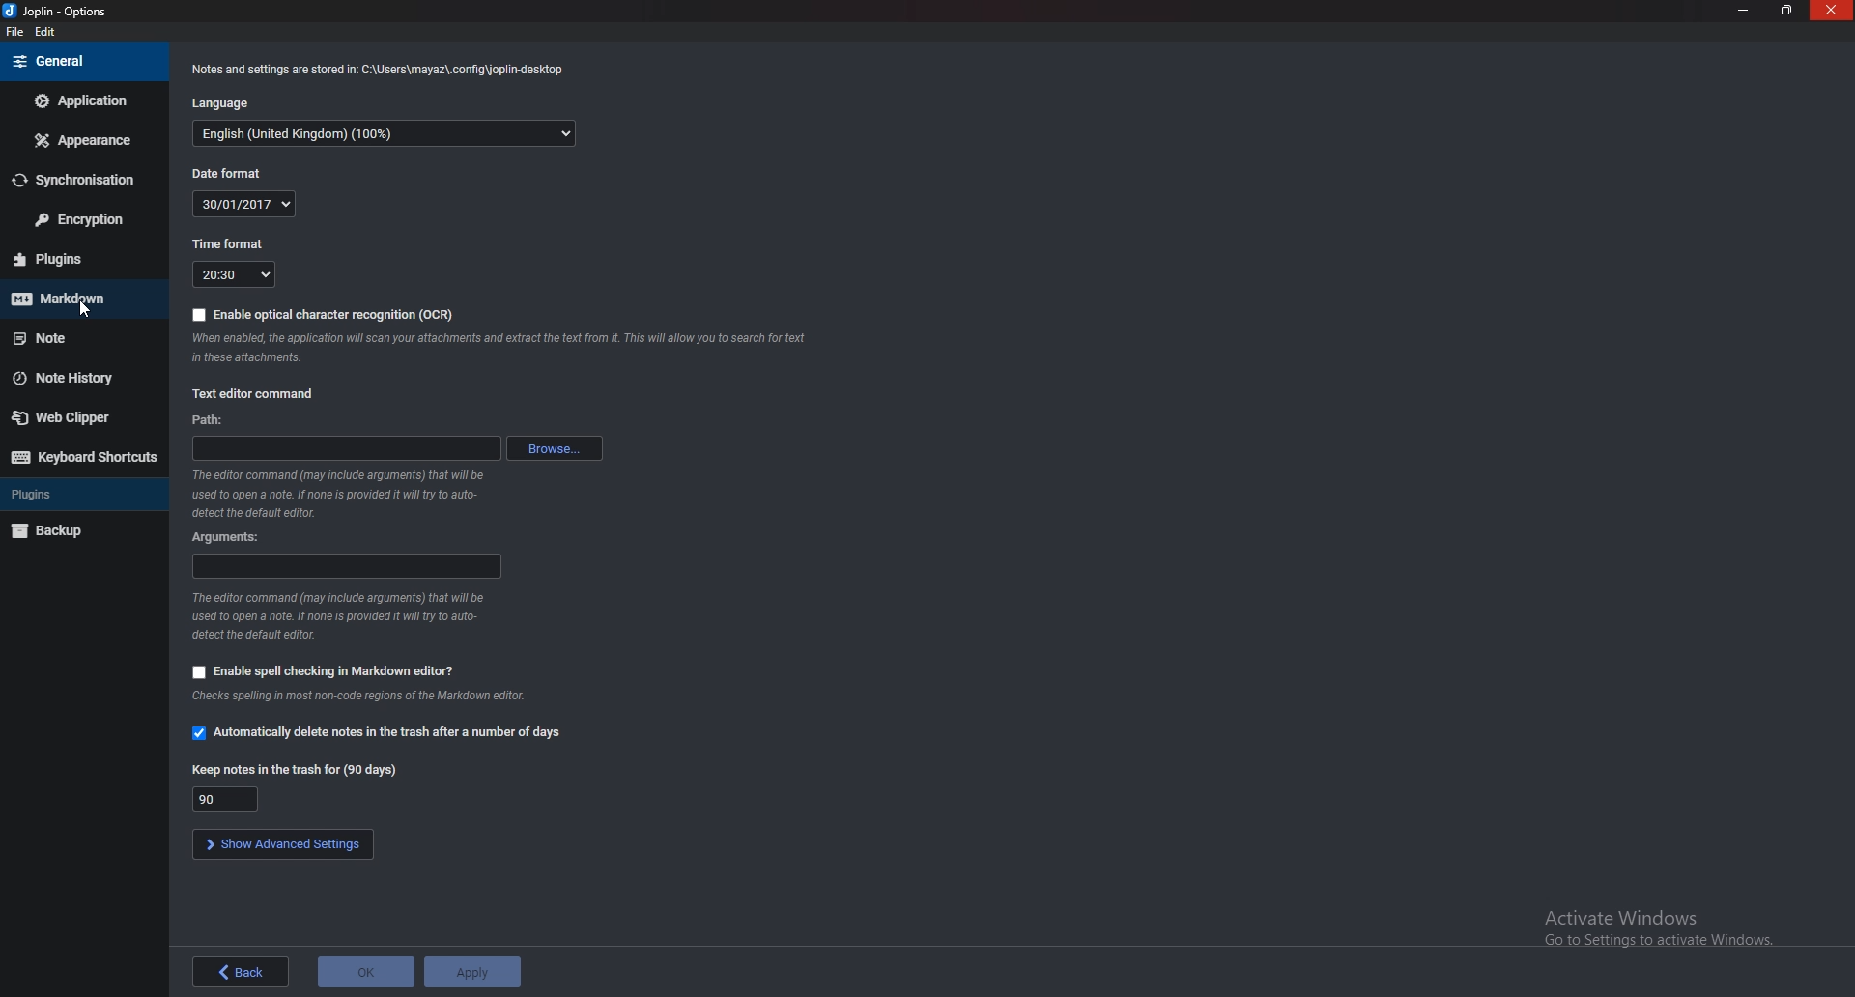 The image size is (1855, 997). I want to click on Show advanced settings, so click(284, 844).